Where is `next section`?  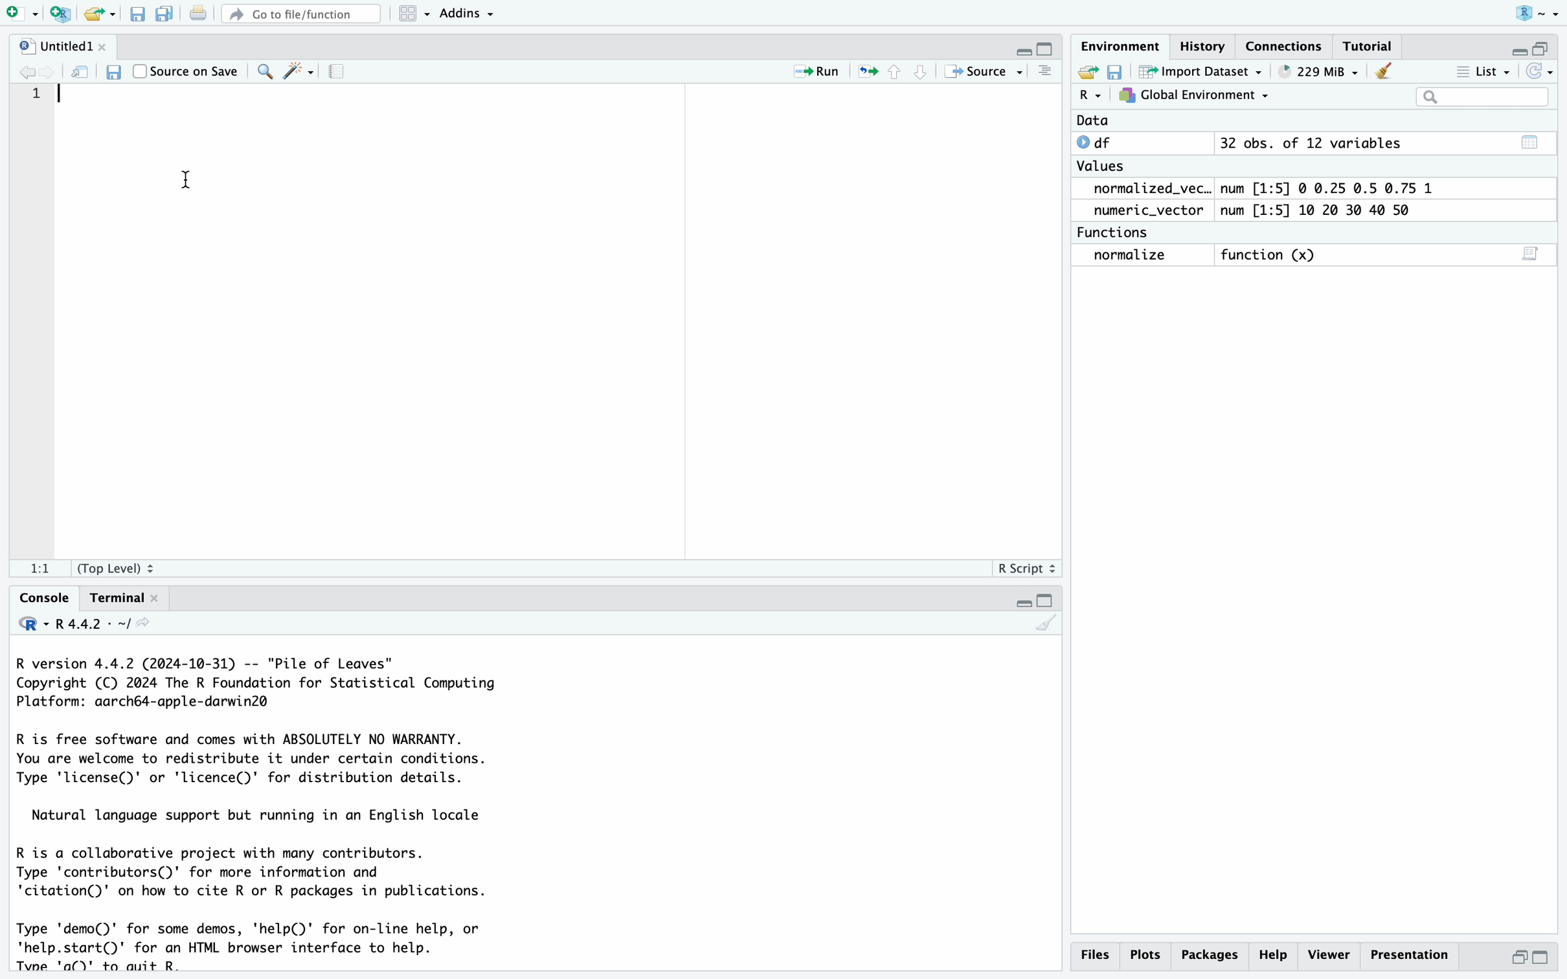 next section is located at coordinates (923, 74).